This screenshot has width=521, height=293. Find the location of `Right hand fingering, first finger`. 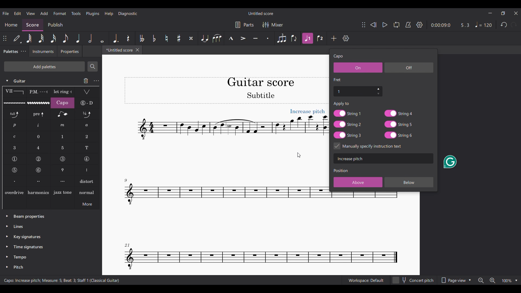

Right hand fingering, first finger is located at coordinates (14, 181).